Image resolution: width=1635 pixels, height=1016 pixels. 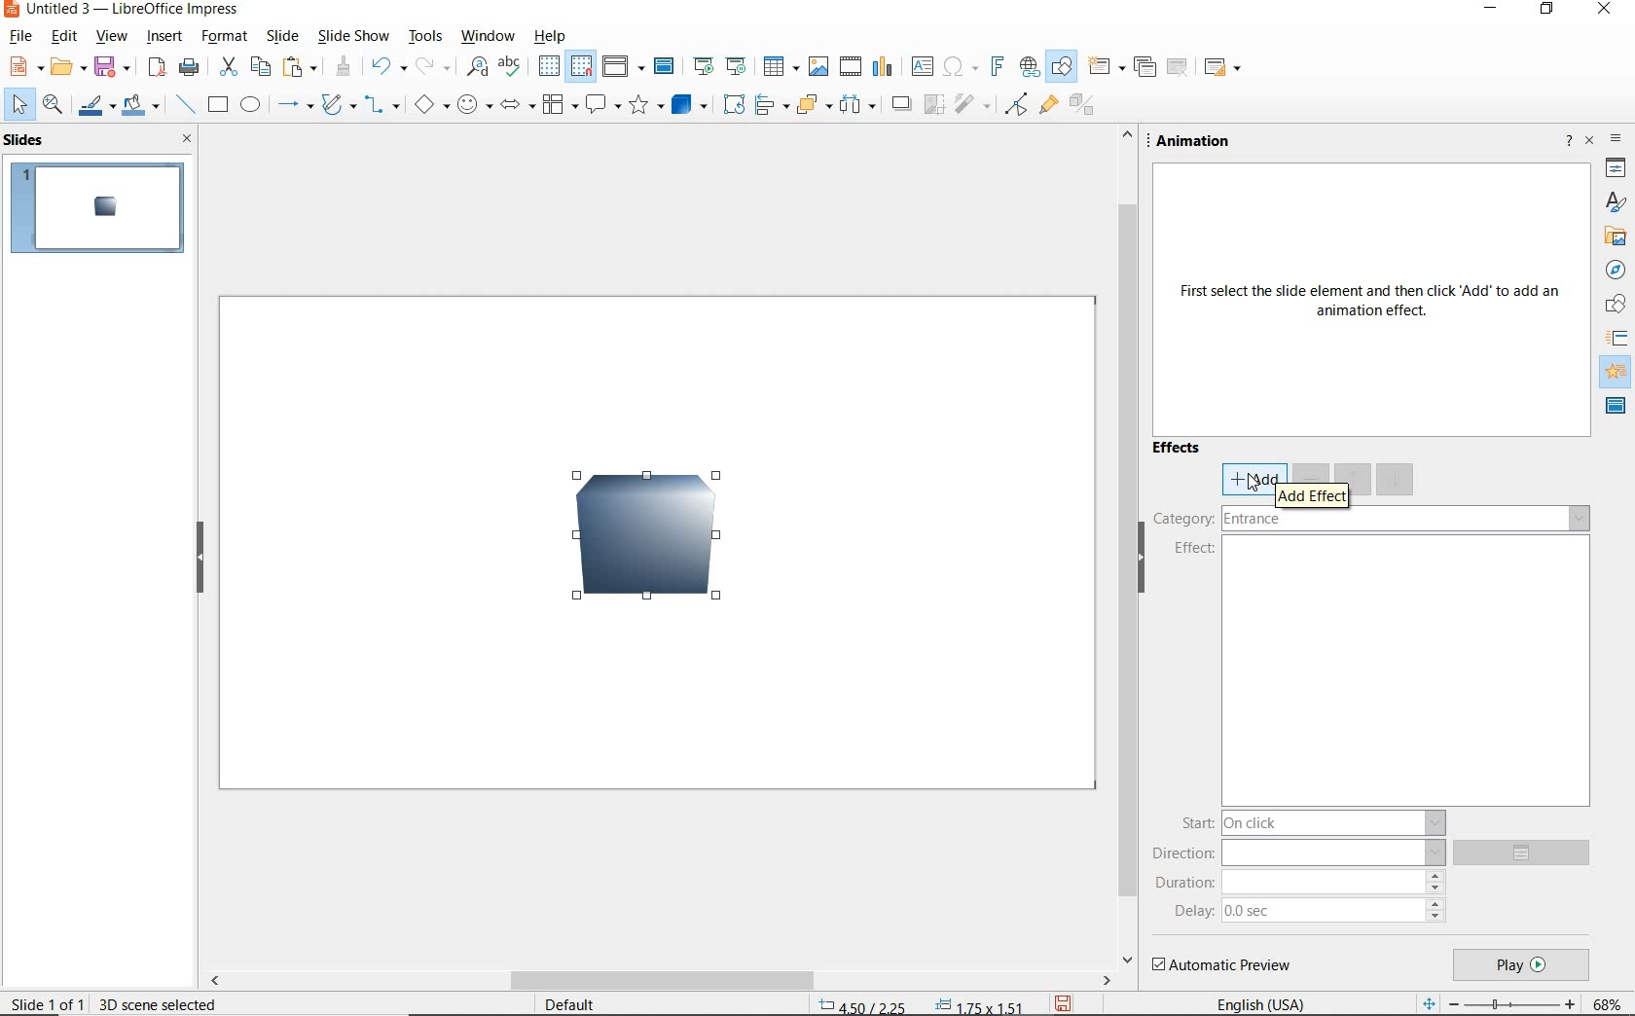 I want to click on animation, so click(x=1199, y=141).